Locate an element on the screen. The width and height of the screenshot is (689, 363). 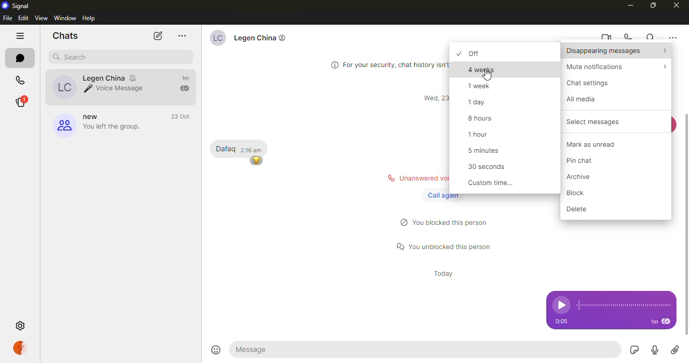
8 hours is located at coordinates (483, 118).